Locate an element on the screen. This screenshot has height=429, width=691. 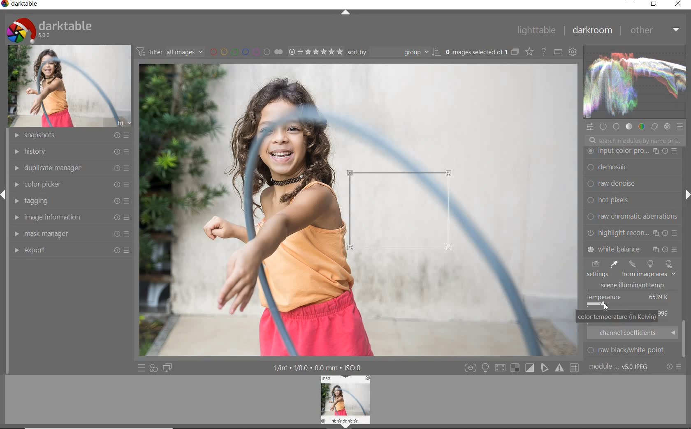
snapshots is located at coordinates (69, 136).